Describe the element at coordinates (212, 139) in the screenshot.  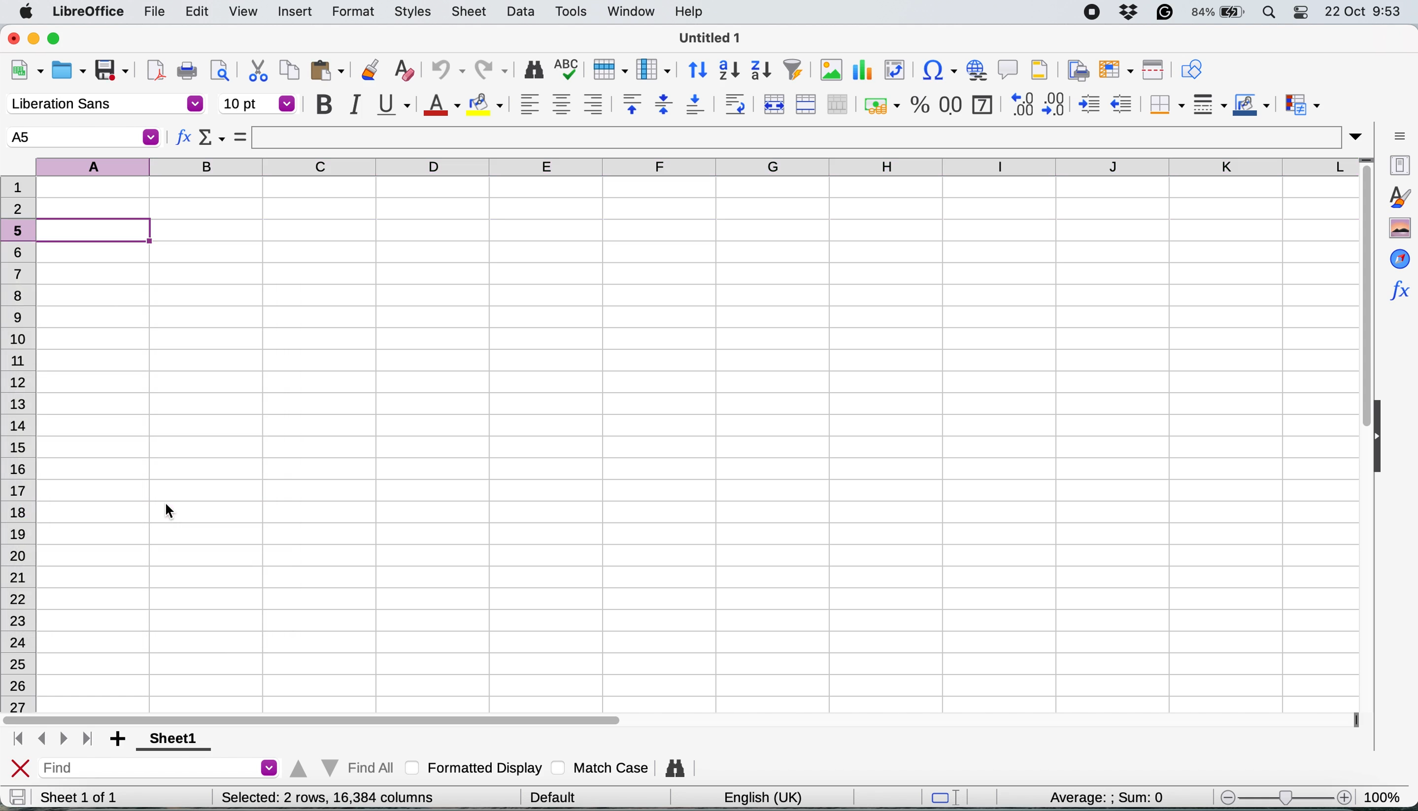
I see `select wizard` at that location.